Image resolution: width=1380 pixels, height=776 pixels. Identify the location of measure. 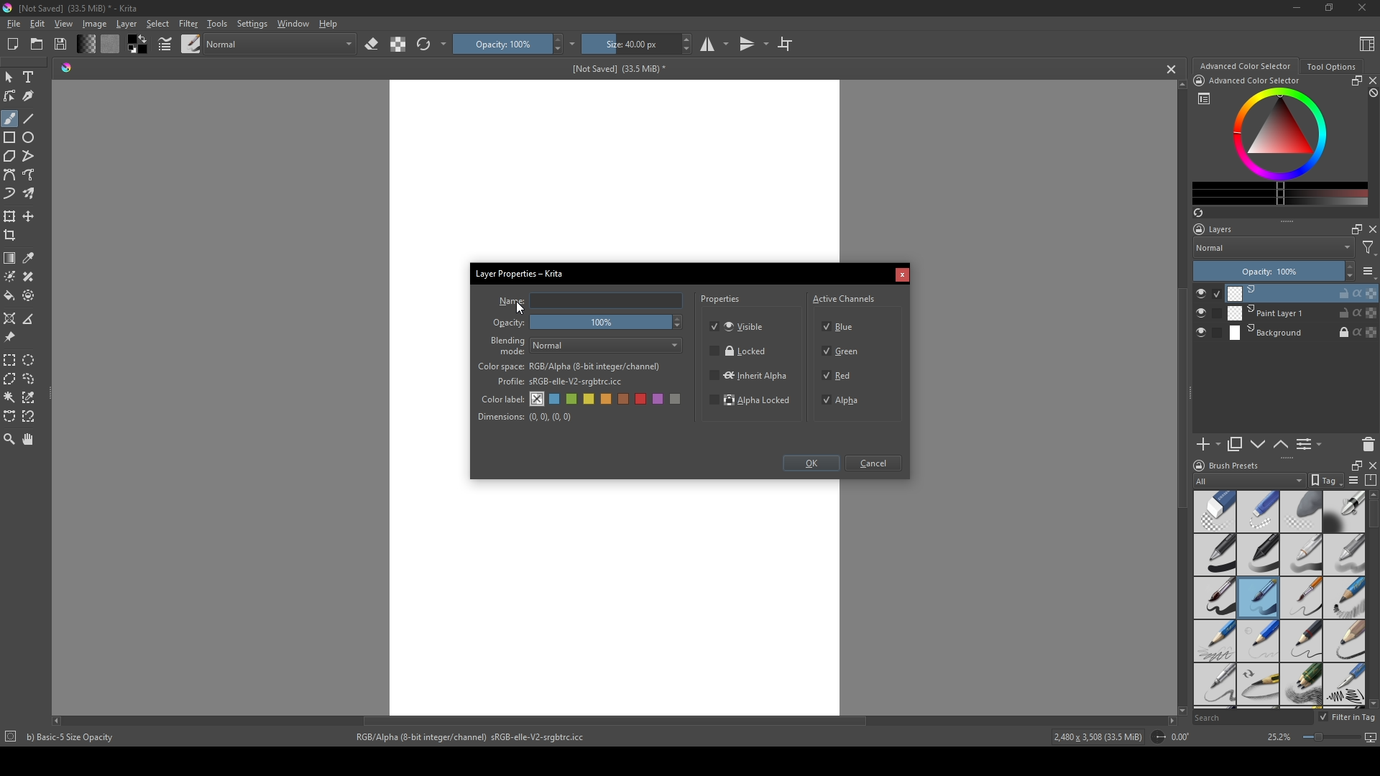
(32, 319).